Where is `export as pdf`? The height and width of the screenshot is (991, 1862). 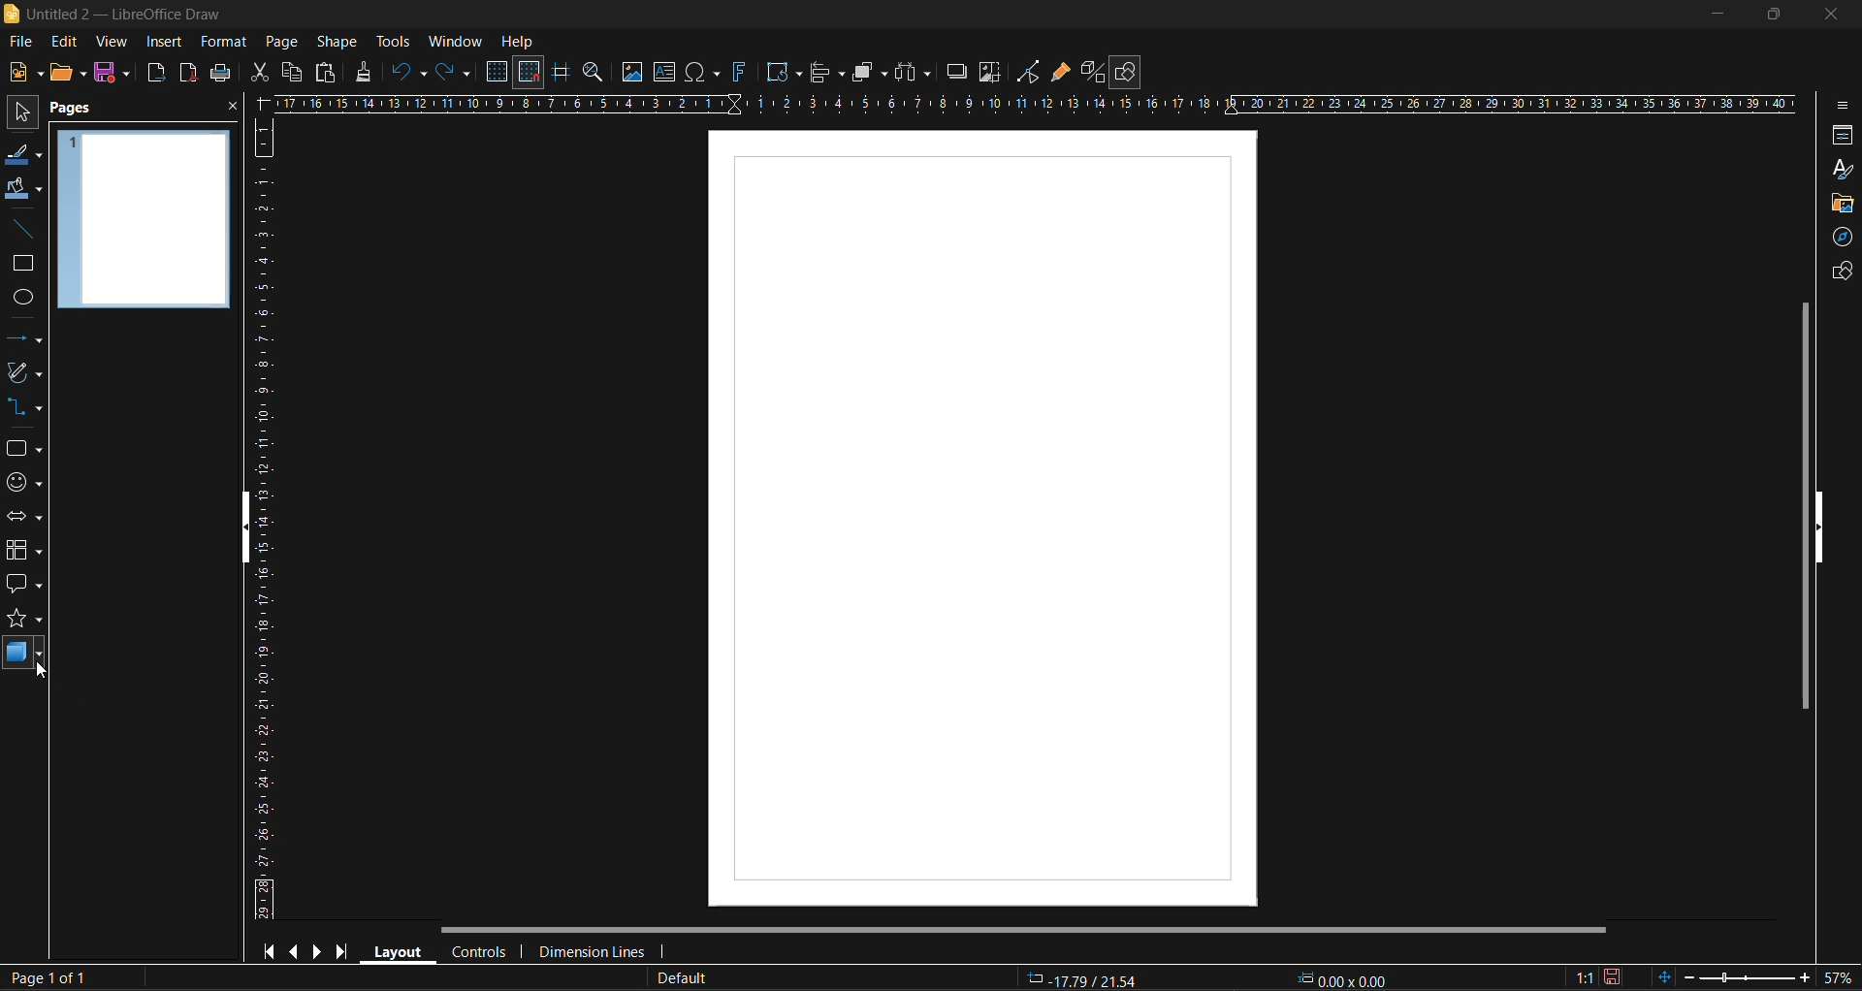 export as pdf is located at coordinates (184, 72).